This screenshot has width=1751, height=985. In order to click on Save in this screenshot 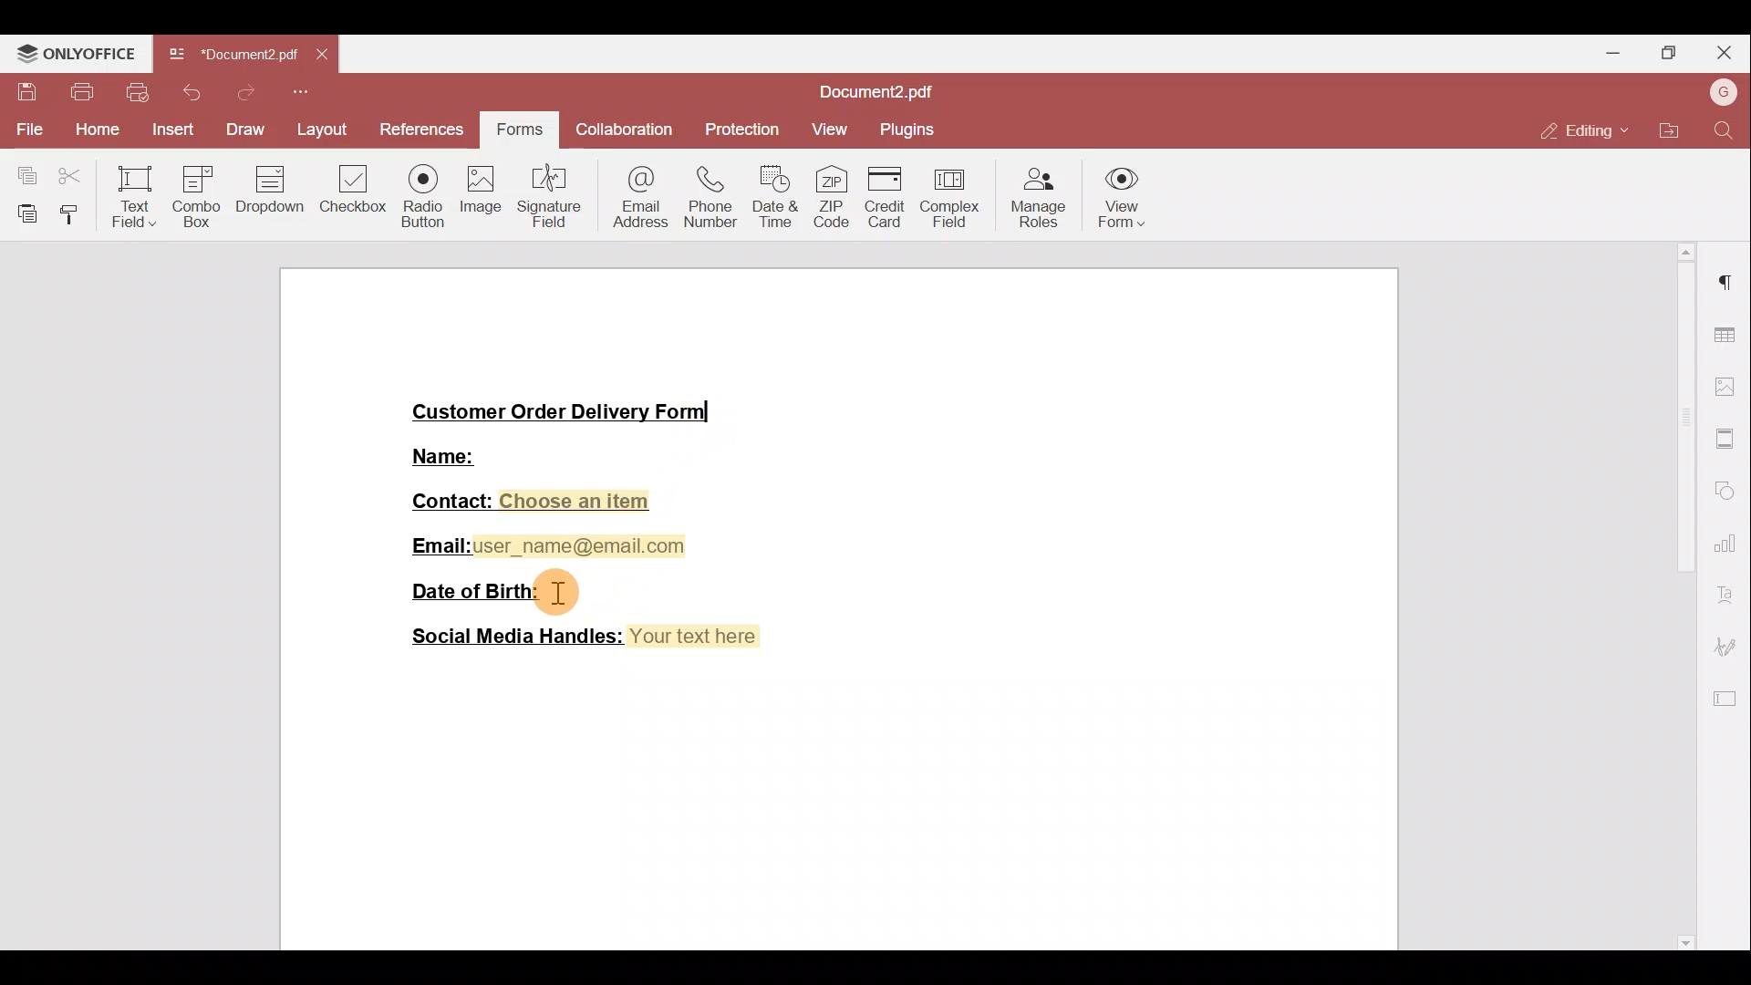, I will do `click(22, 88)`.